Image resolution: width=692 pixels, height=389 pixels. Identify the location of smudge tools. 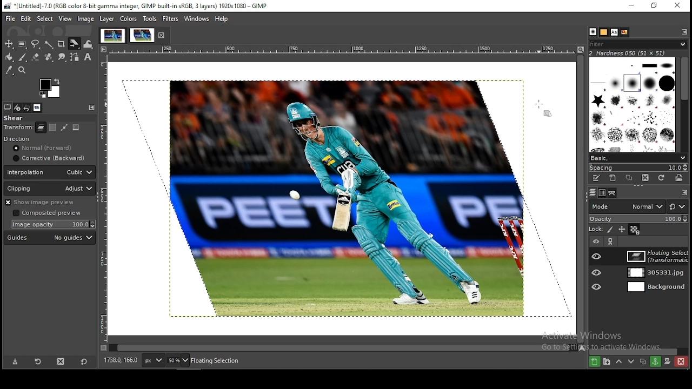
(61, 57).